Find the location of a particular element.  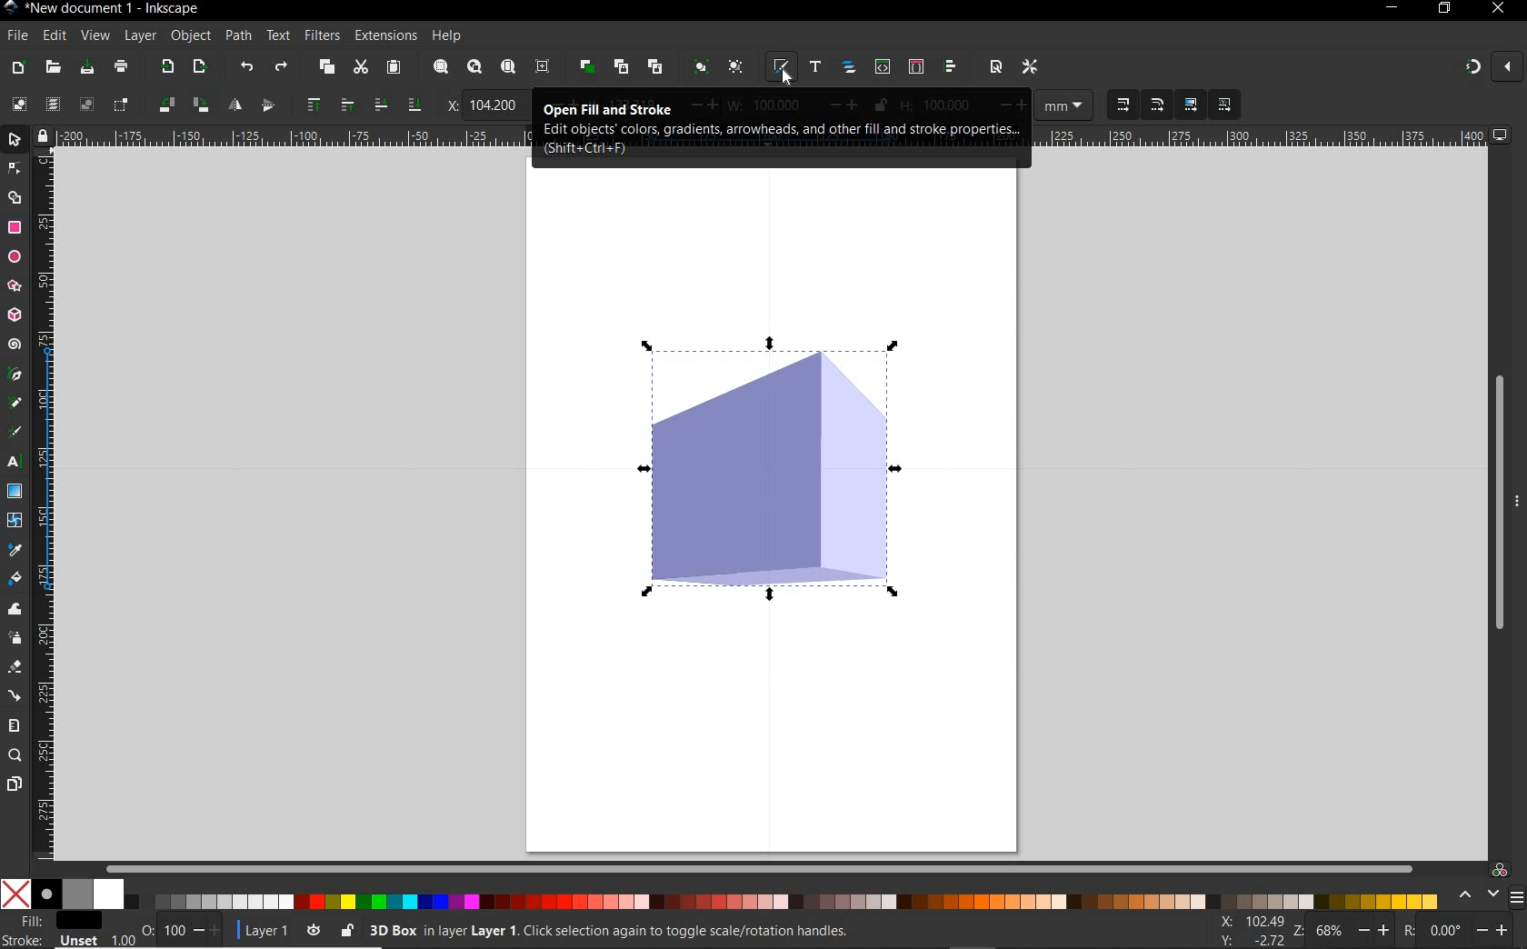

MEASUREMENTS is located at coordinates (1064, 105).